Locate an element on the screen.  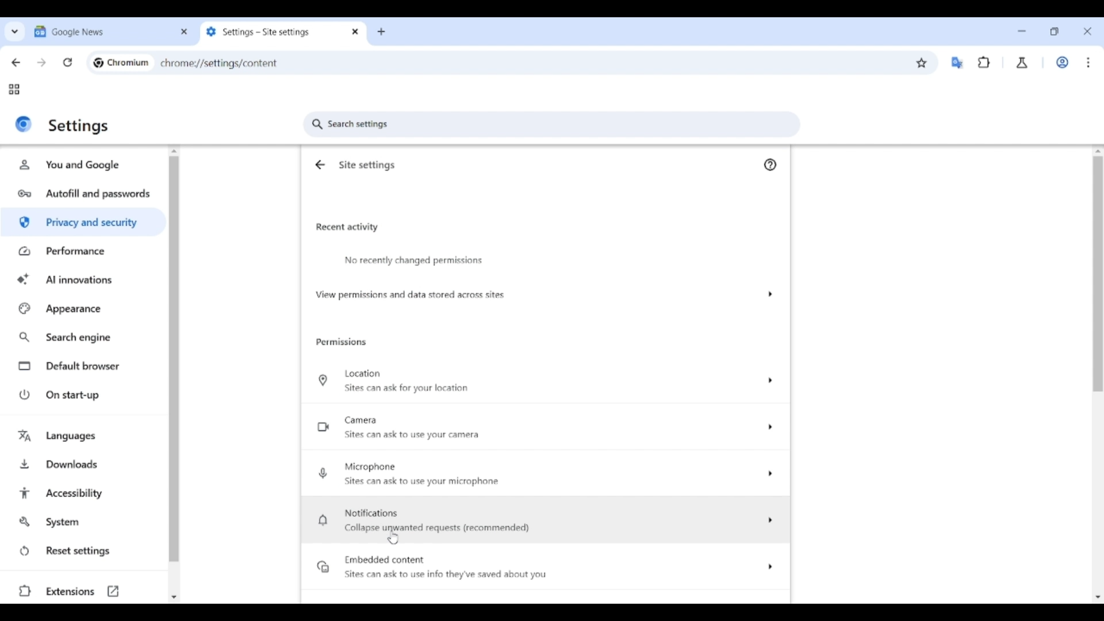
Quick slide to bottom is located at coordinates (174, 597).